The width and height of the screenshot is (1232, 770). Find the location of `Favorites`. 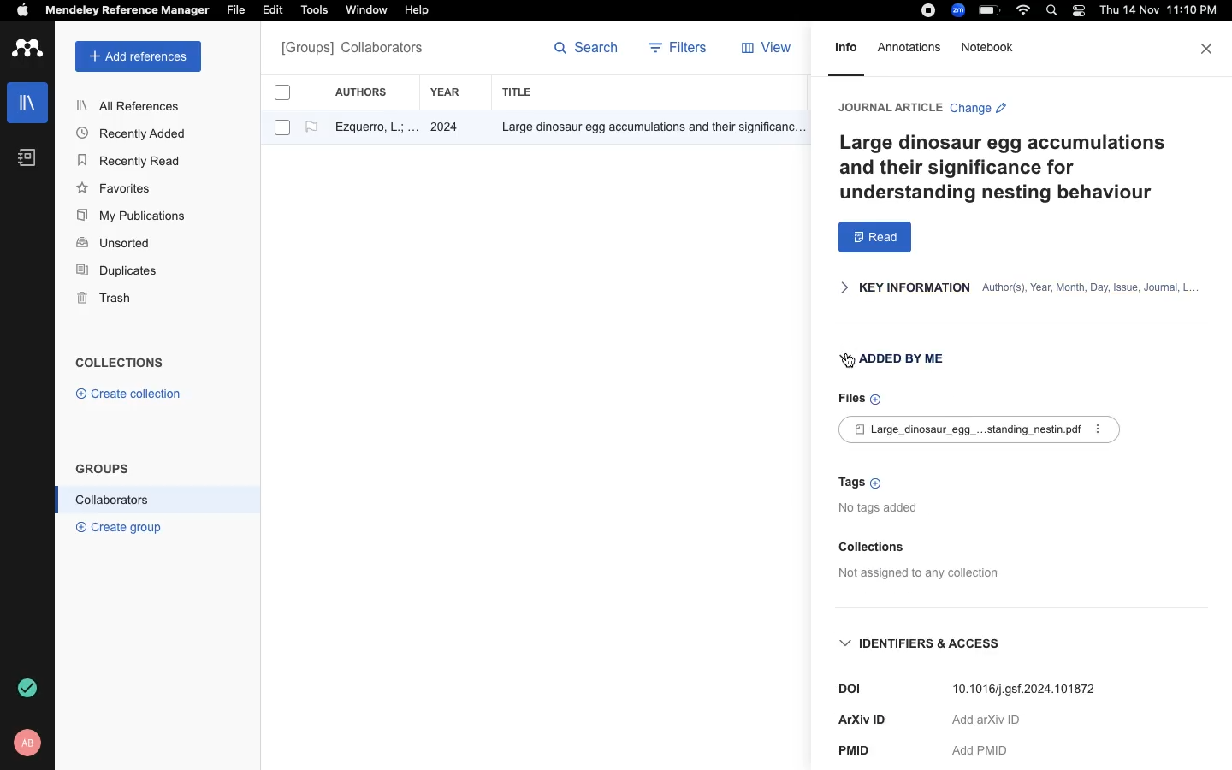

Favorites is located at coordinates (117, 187).